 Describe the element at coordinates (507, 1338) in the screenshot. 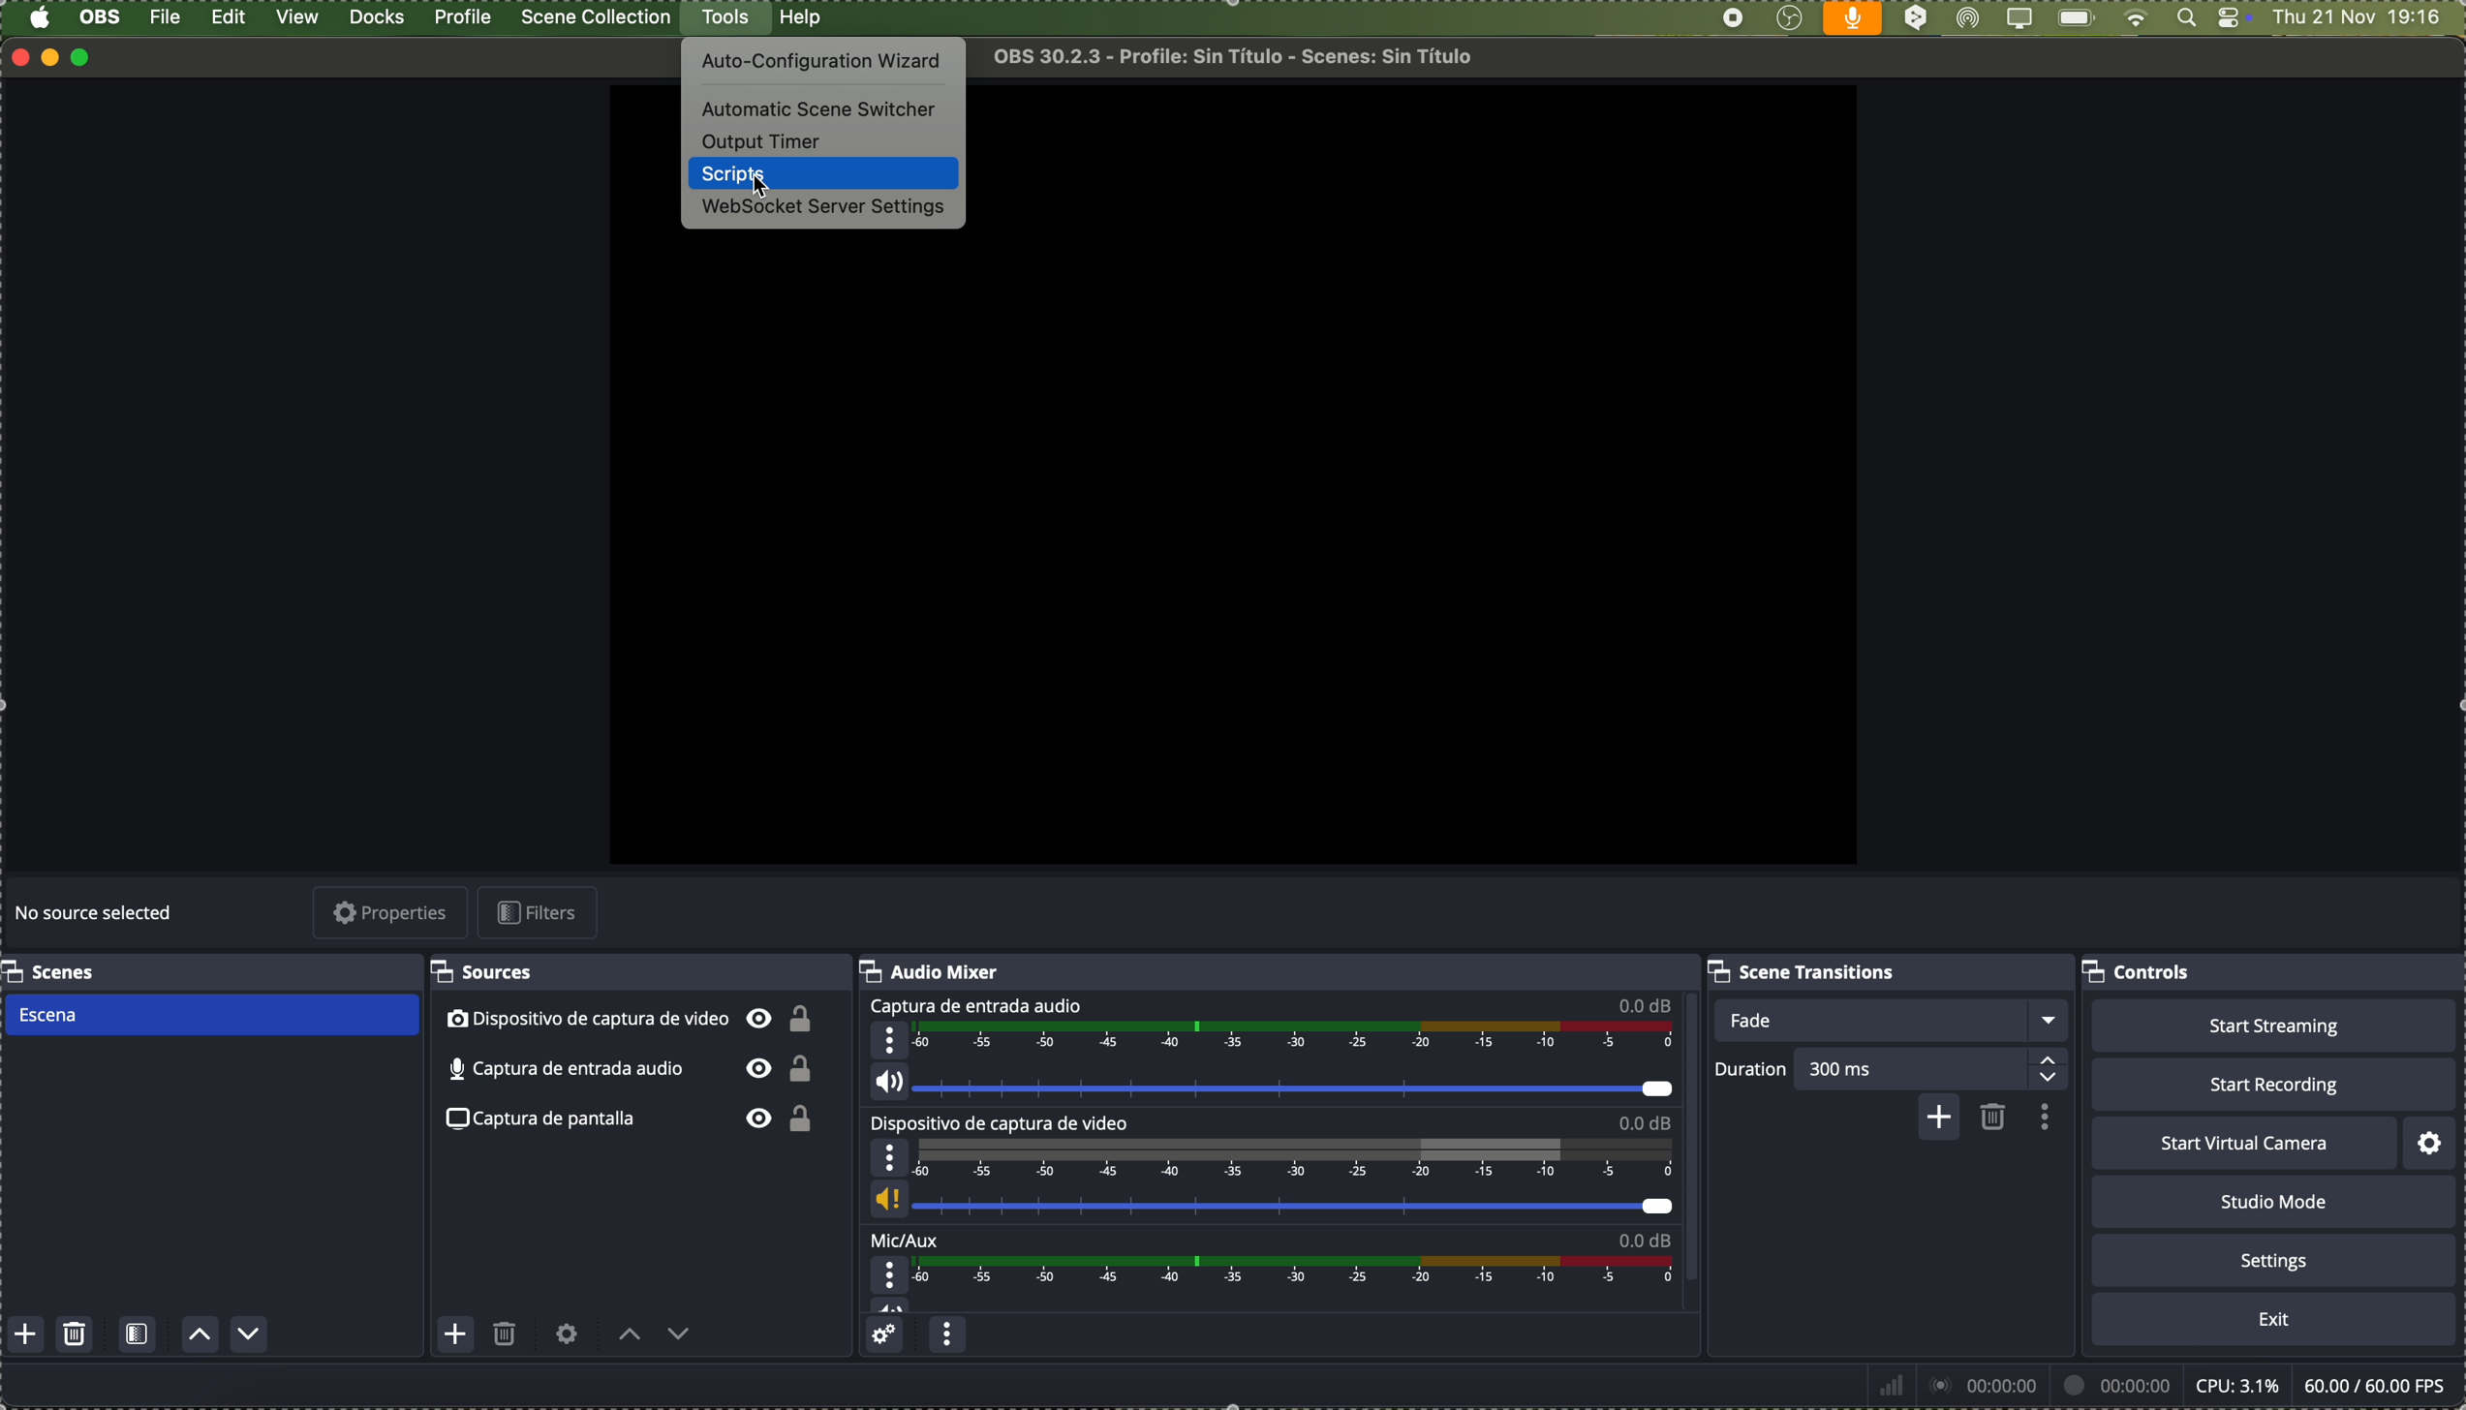

I see `remove selected source` at that location.